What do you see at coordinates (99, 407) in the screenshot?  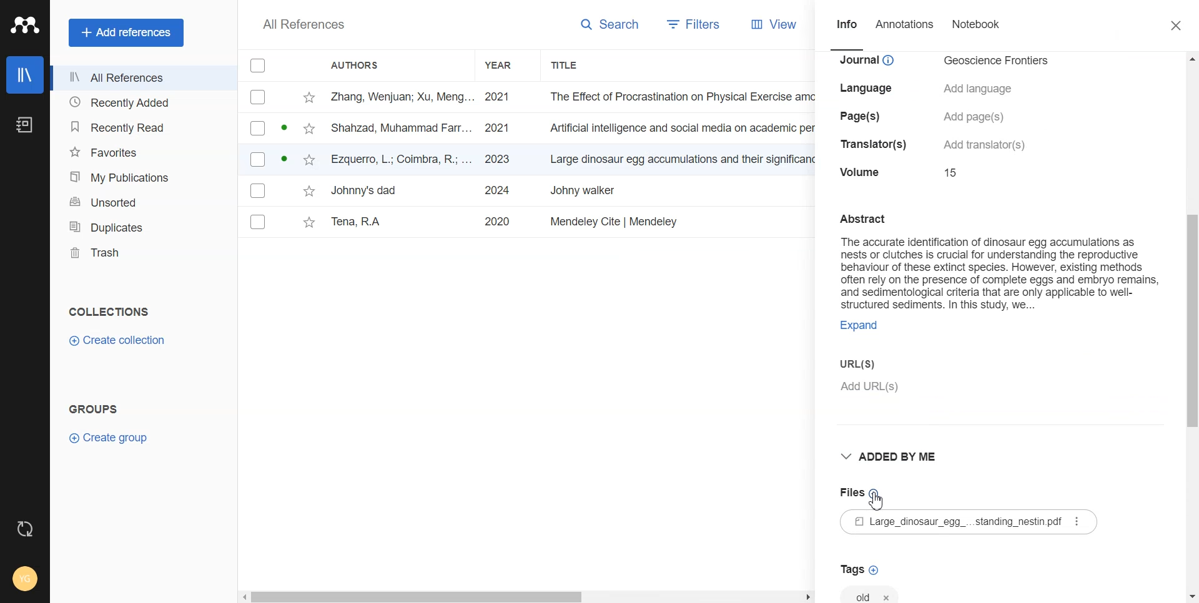 I see `Text` at bounding box center [99, 407].